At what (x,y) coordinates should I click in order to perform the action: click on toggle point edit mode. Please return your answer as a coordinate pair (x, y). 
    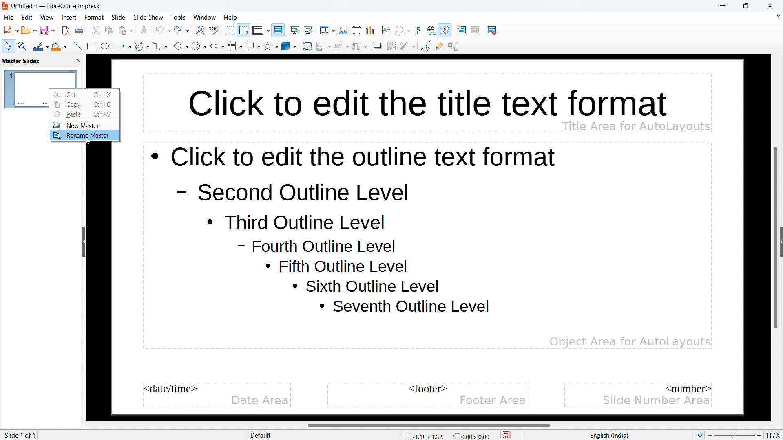
    Looking at the image, I should click on (426, 46).